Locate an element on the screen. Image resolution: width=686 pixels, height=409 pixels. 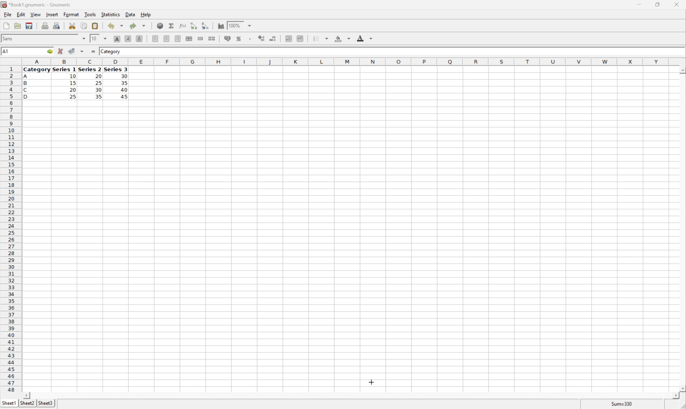
D is located at coordinates (28, 97).